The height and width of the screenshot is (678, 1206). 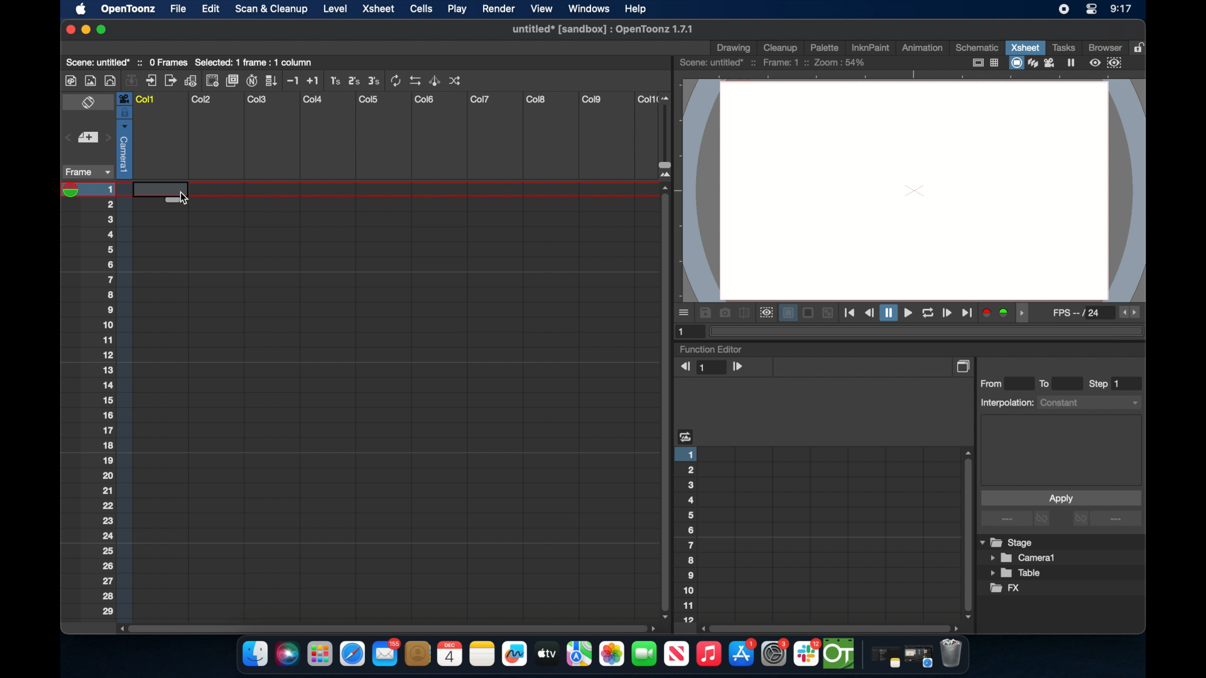 I want to click on play, so click(x=456, y=9).